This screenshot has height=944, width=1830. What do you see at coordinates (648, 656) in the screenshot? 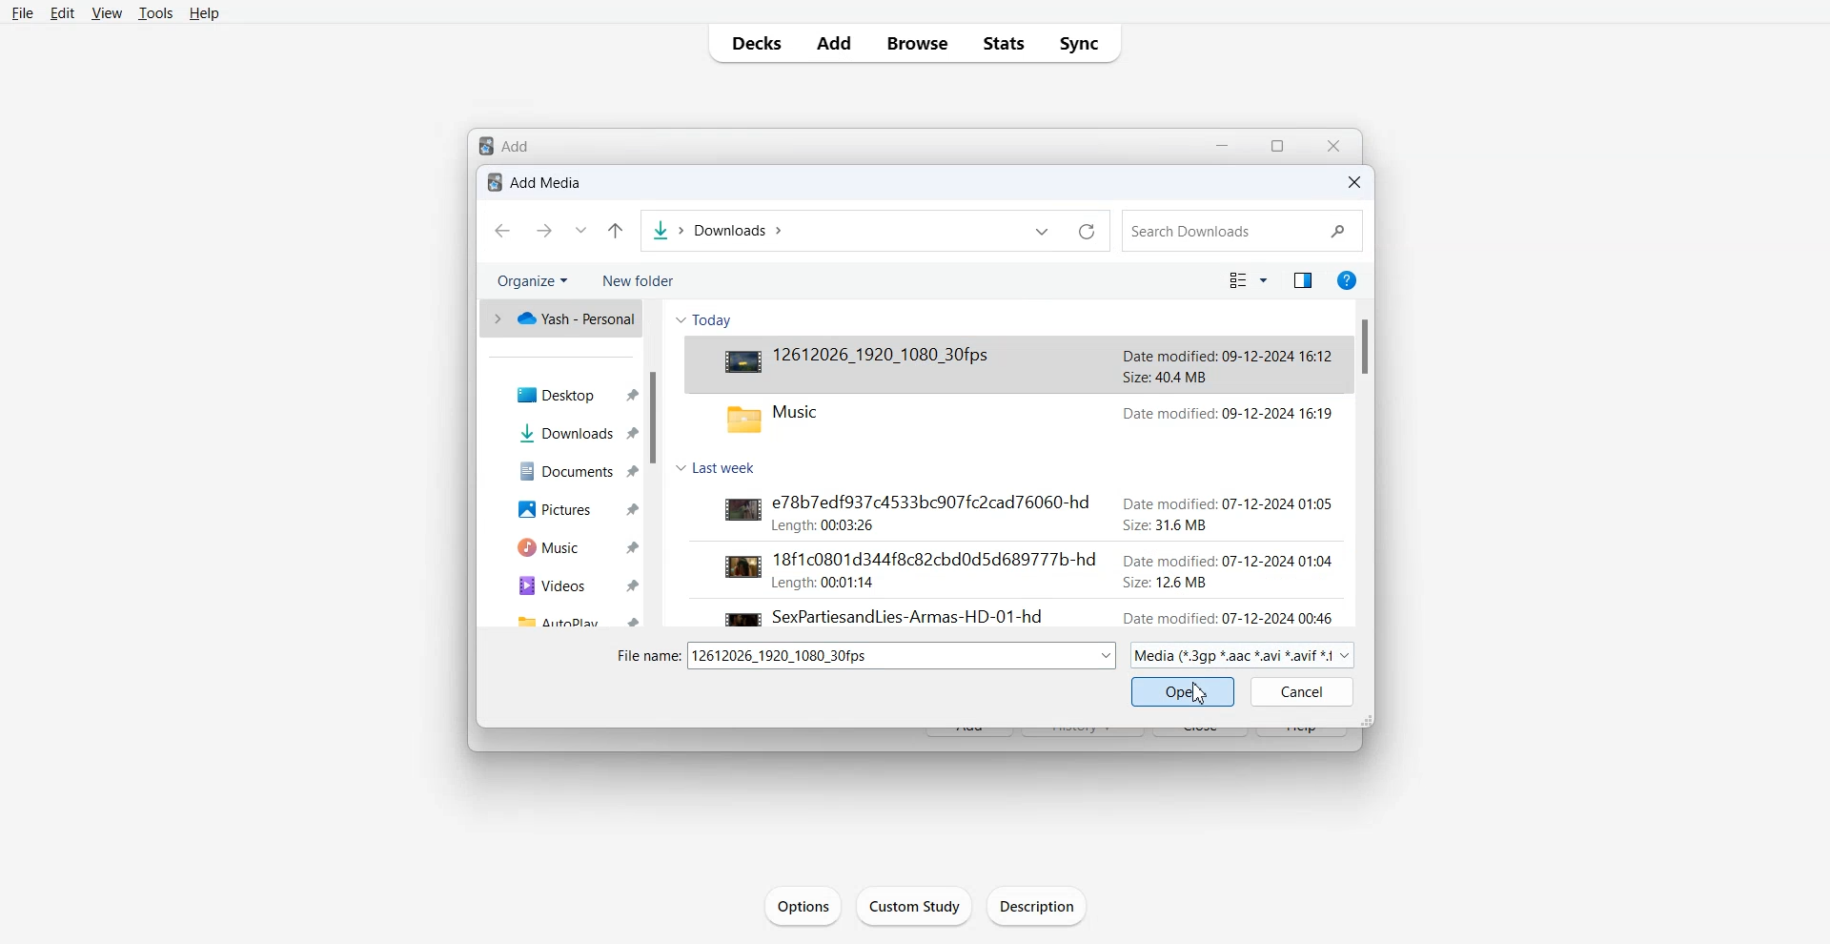
I see `file name:` at bounding box center [648, 656].